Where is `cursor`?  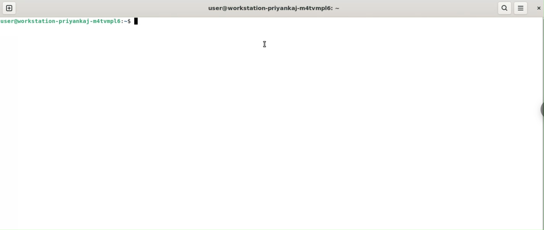 cursor is located at coordinates (264, 44).